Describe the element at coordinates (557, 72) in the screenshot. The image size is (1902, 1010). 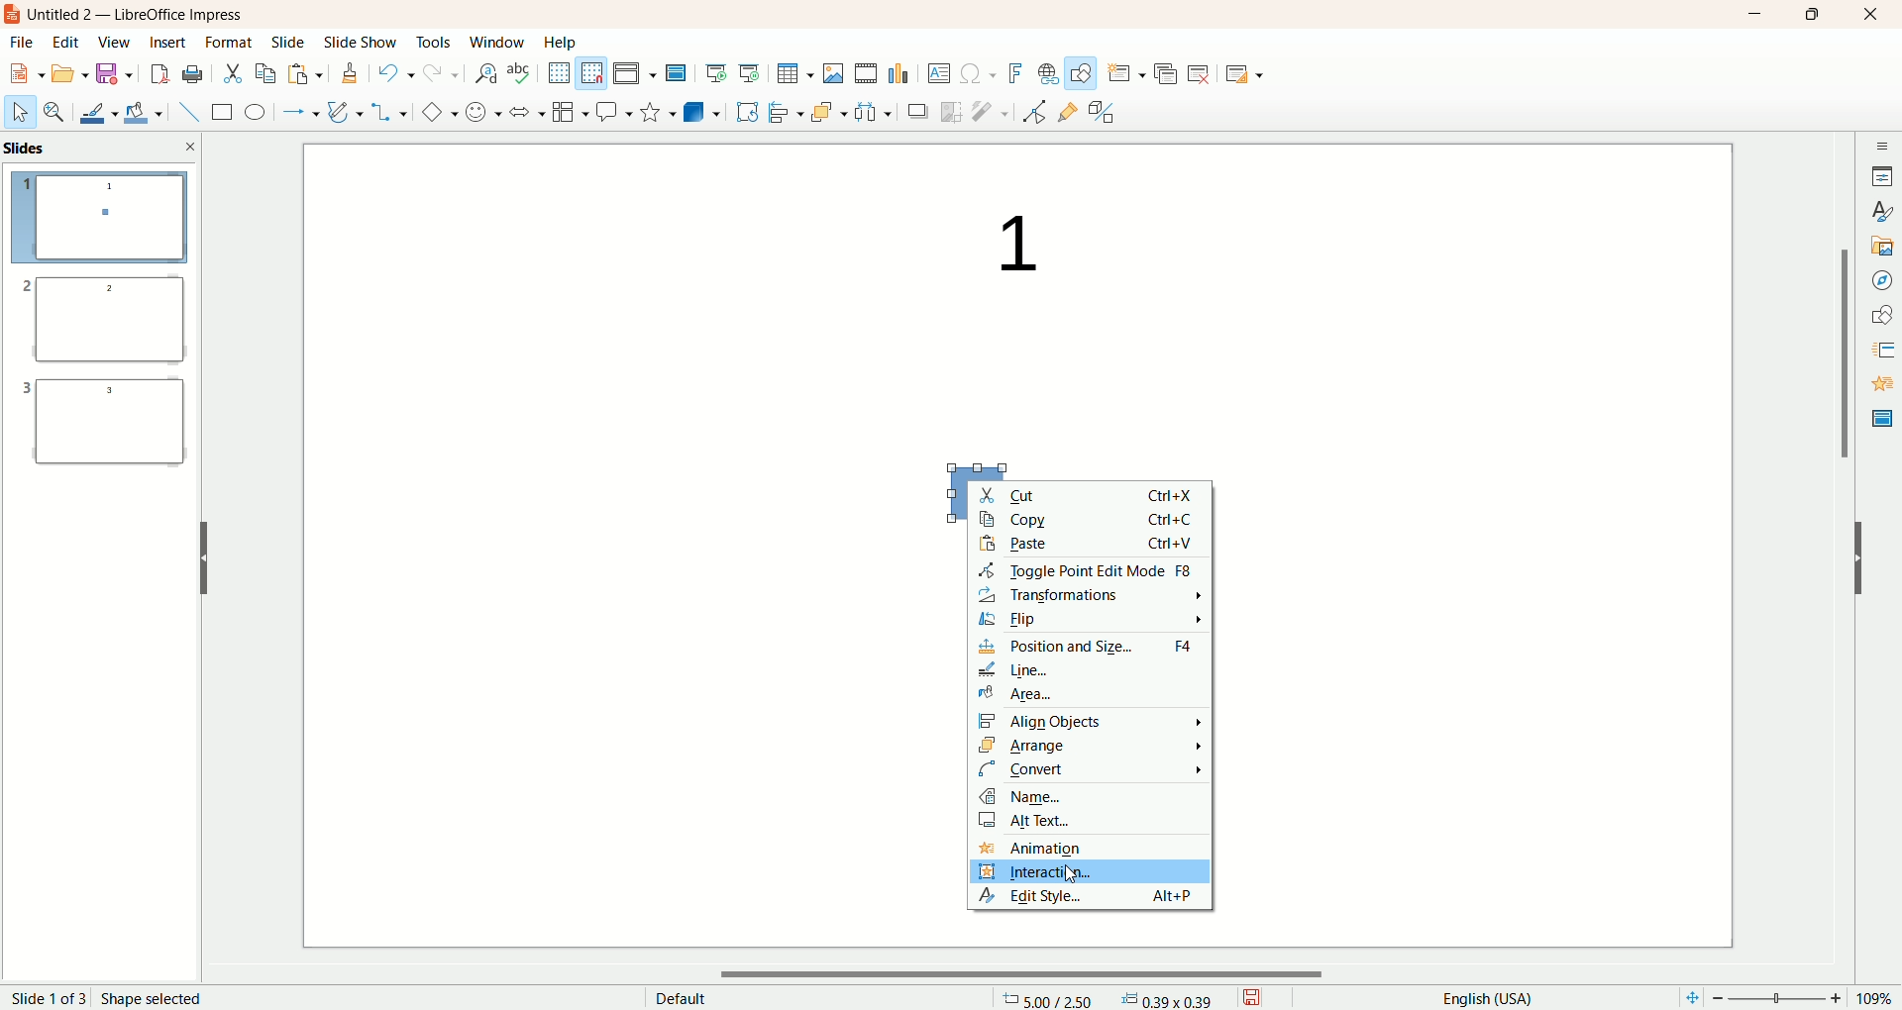
I see `show grid` at that location.